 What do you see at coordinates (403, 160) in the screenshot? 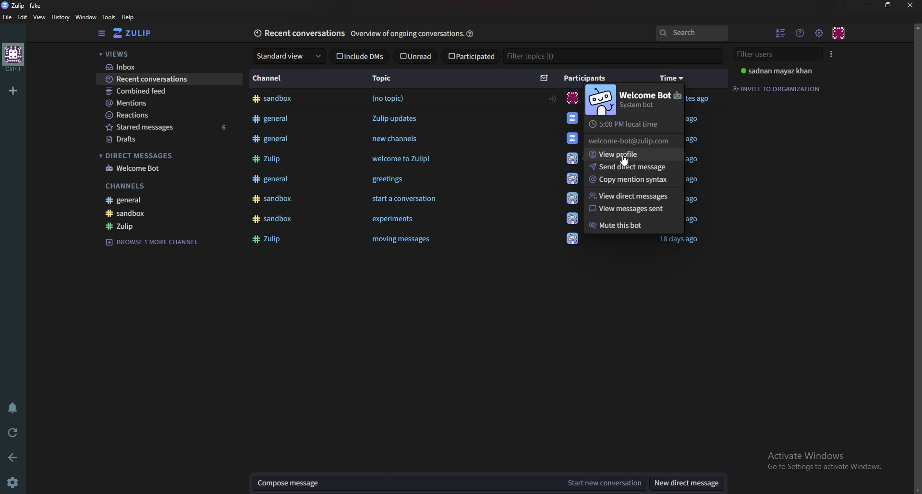
I see `welcome to Zulip!` at bounding box center [403, 160].